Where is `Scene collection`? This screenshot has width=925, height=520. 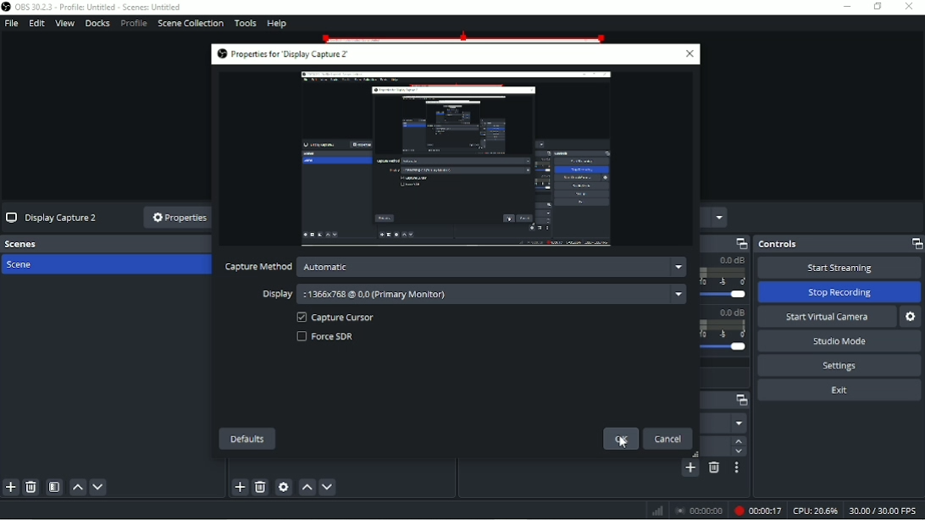
Scene collection is located at coordinates (190, 24).